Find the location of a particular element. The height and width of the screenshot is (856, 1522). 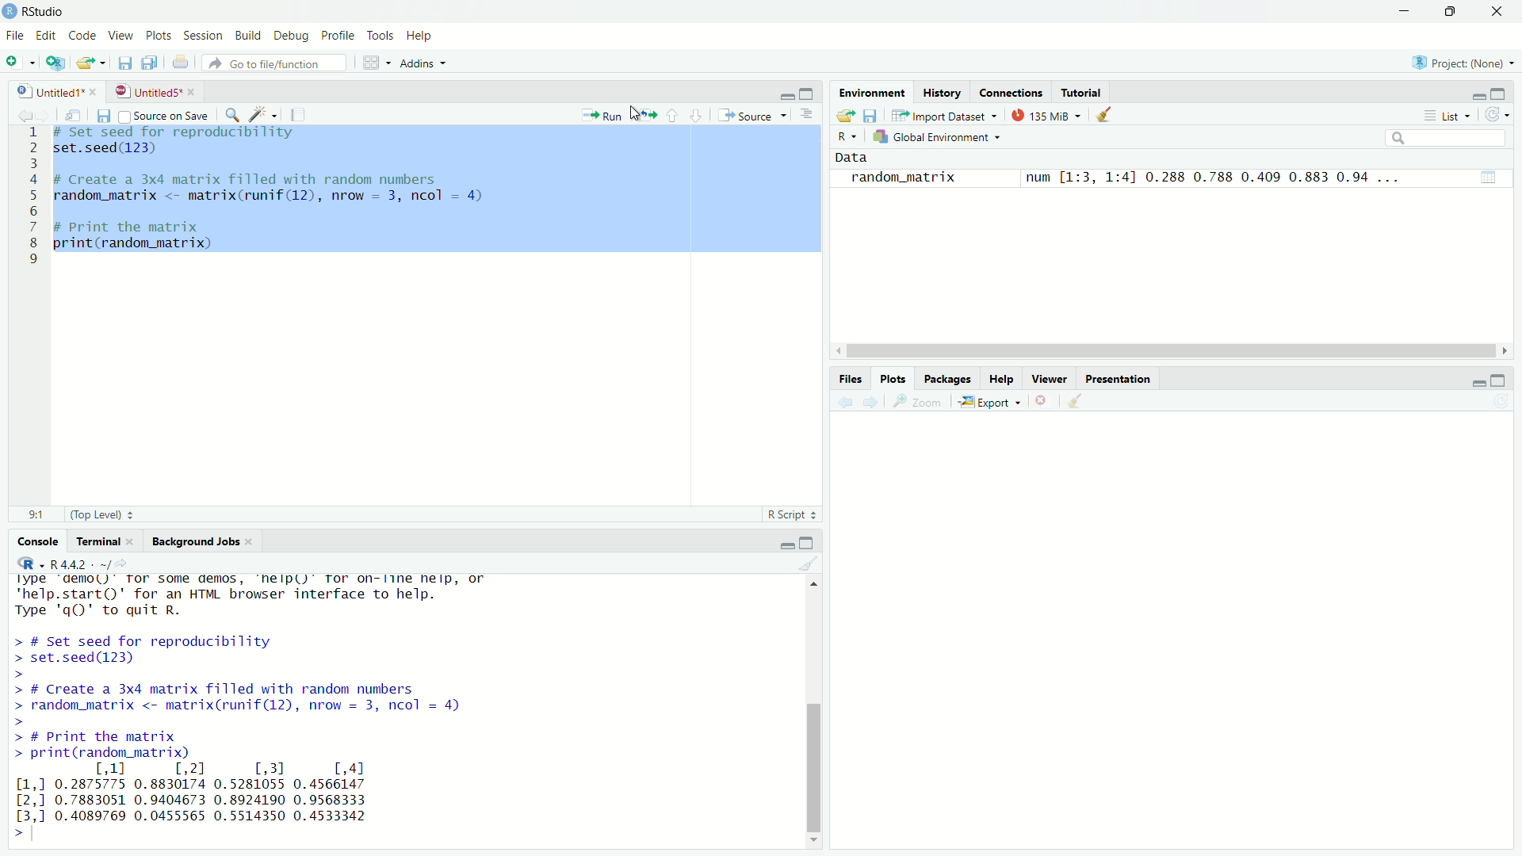

save is located at coordinates (102, 116).